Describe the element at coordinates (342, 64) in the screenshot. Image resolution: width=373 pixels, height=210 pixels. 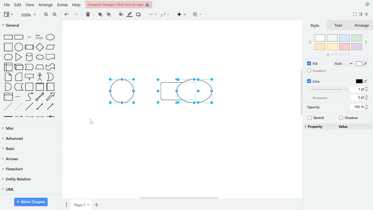
I see `fill style` at that location.